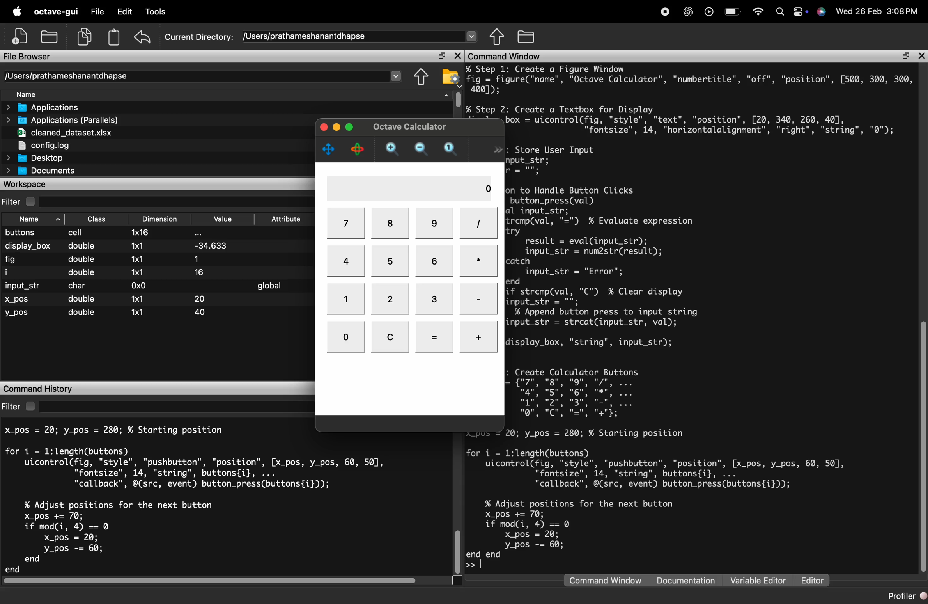 This screenshot has height=604, width=928. What do you see at coordinates (868, 11) in the screenshot?
I see `26 Feb` at bounding box center [868, 11].